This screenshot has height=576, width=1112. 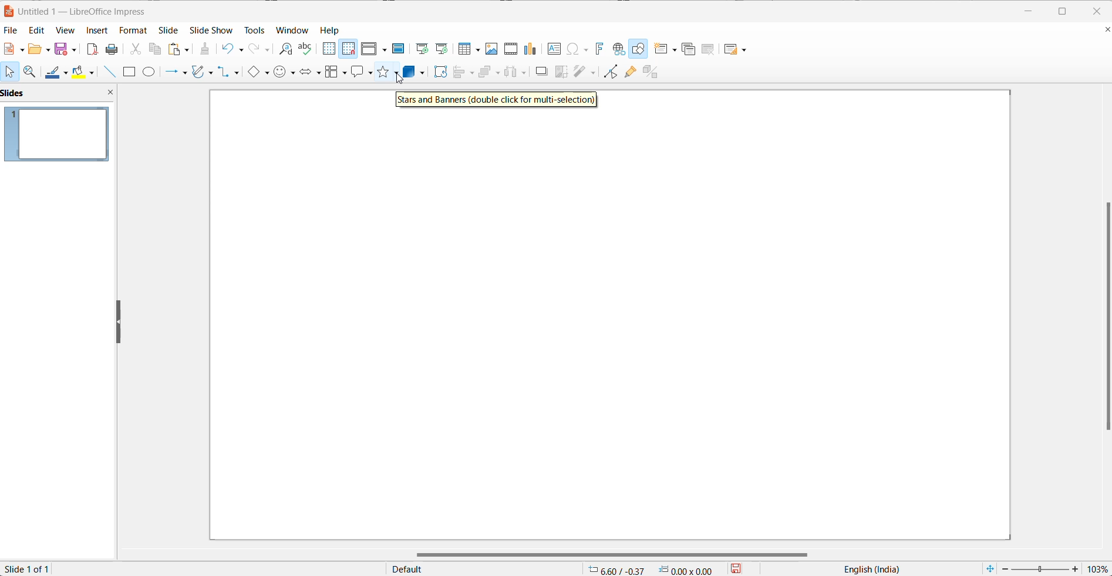 What do you see at coordinates (33, 31) in the screenshot?
I see `edit` at bounding box center [33, 31].